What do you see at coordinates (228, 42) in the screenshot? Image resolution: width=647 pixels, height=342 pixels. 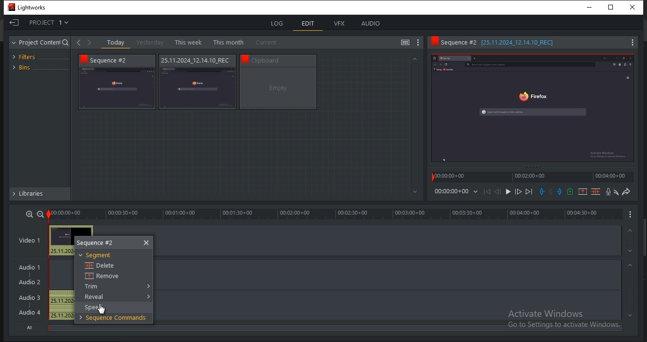 I see `this month` at bounding box center [228, 42].